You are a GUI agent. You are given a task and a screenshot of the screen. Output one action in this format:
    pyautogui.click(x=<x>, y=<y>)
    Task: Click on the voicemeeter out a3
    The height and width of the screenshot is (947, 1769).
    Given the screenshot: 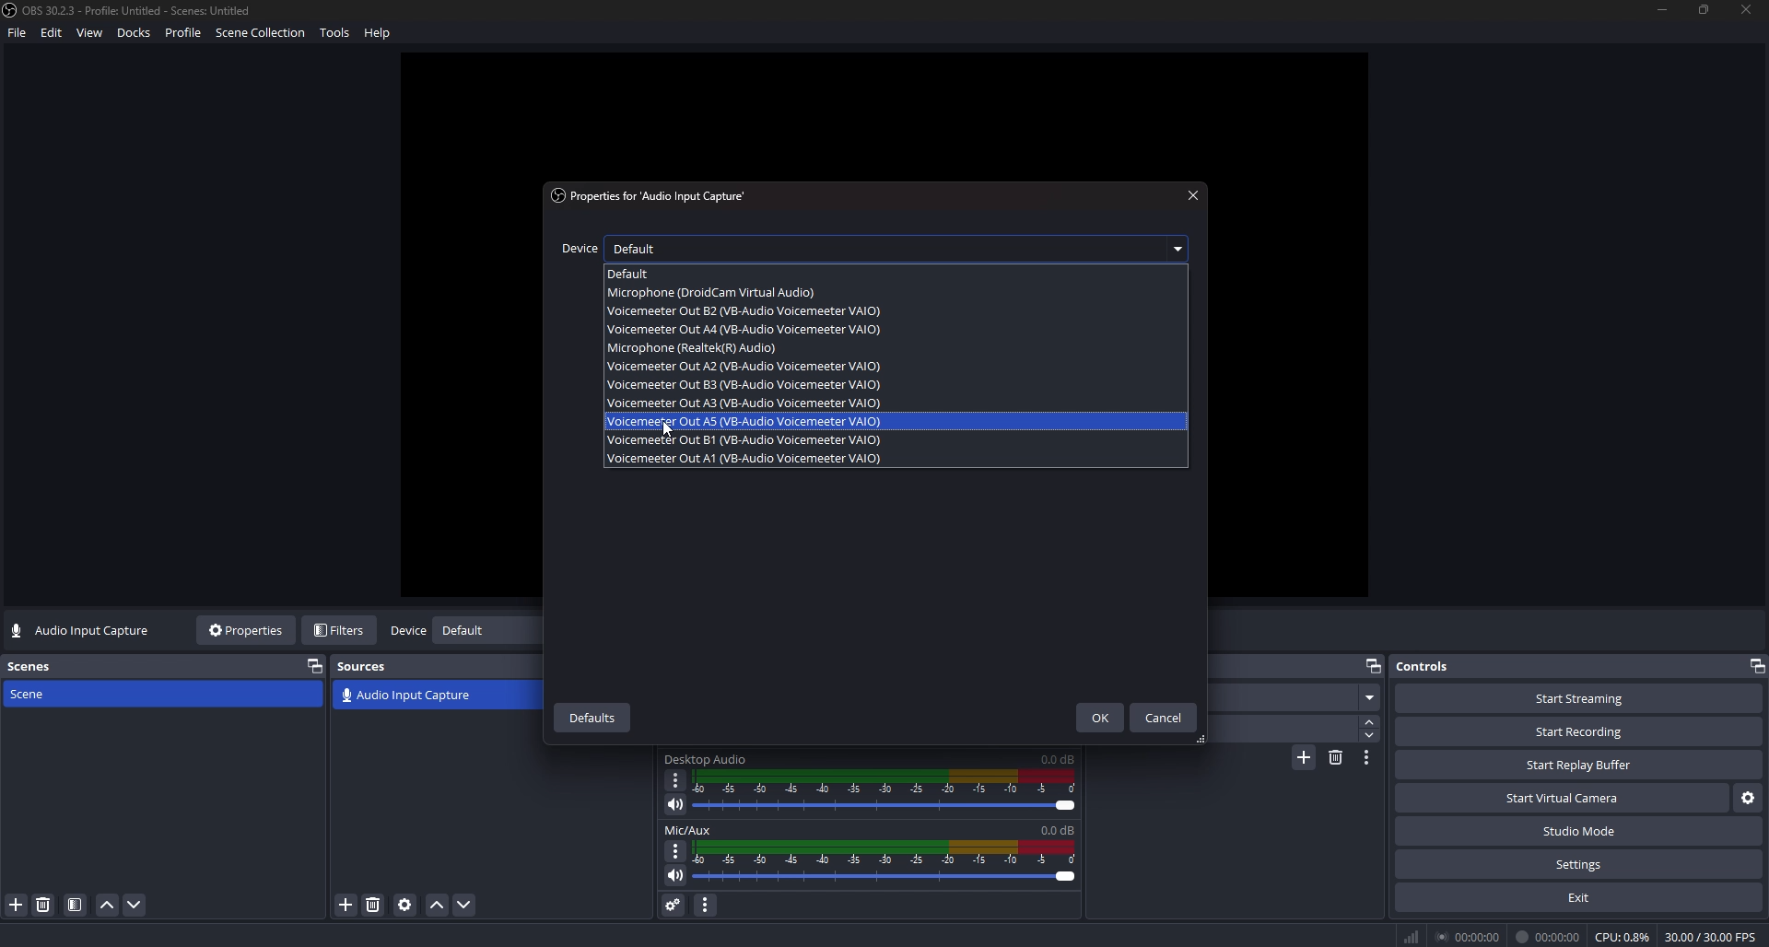 What is the action you would take?
    pyautogui.click(x=743, y=403)
    